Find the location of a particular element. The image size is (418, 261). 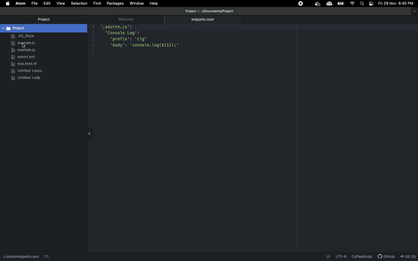

Apple logo is located at coordinates (8, 3).